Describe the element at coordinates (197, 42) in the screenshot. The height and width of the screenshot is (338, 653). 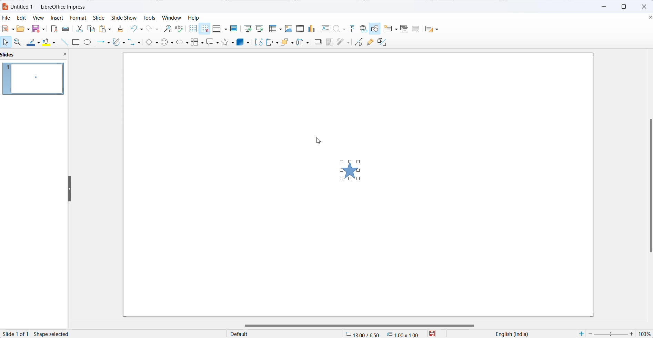
I see `flowchart` at that location.